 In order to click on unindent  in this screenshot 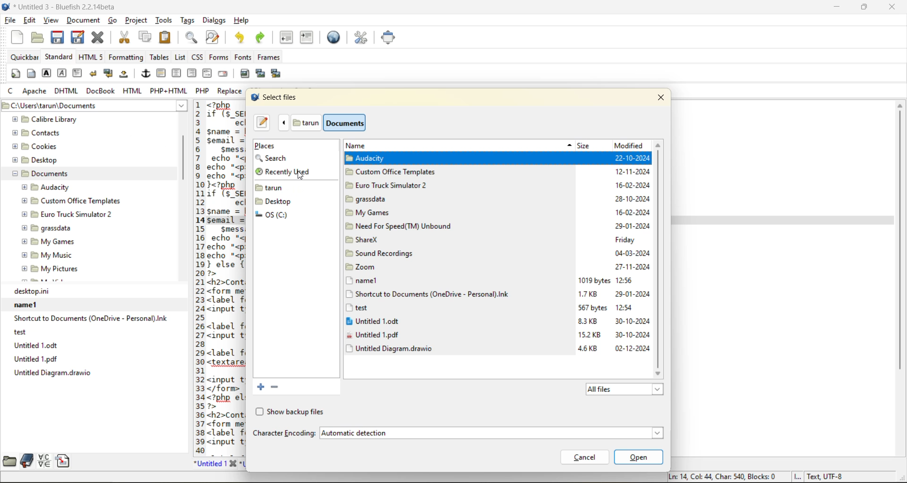, I will do `click(289, 38)`.